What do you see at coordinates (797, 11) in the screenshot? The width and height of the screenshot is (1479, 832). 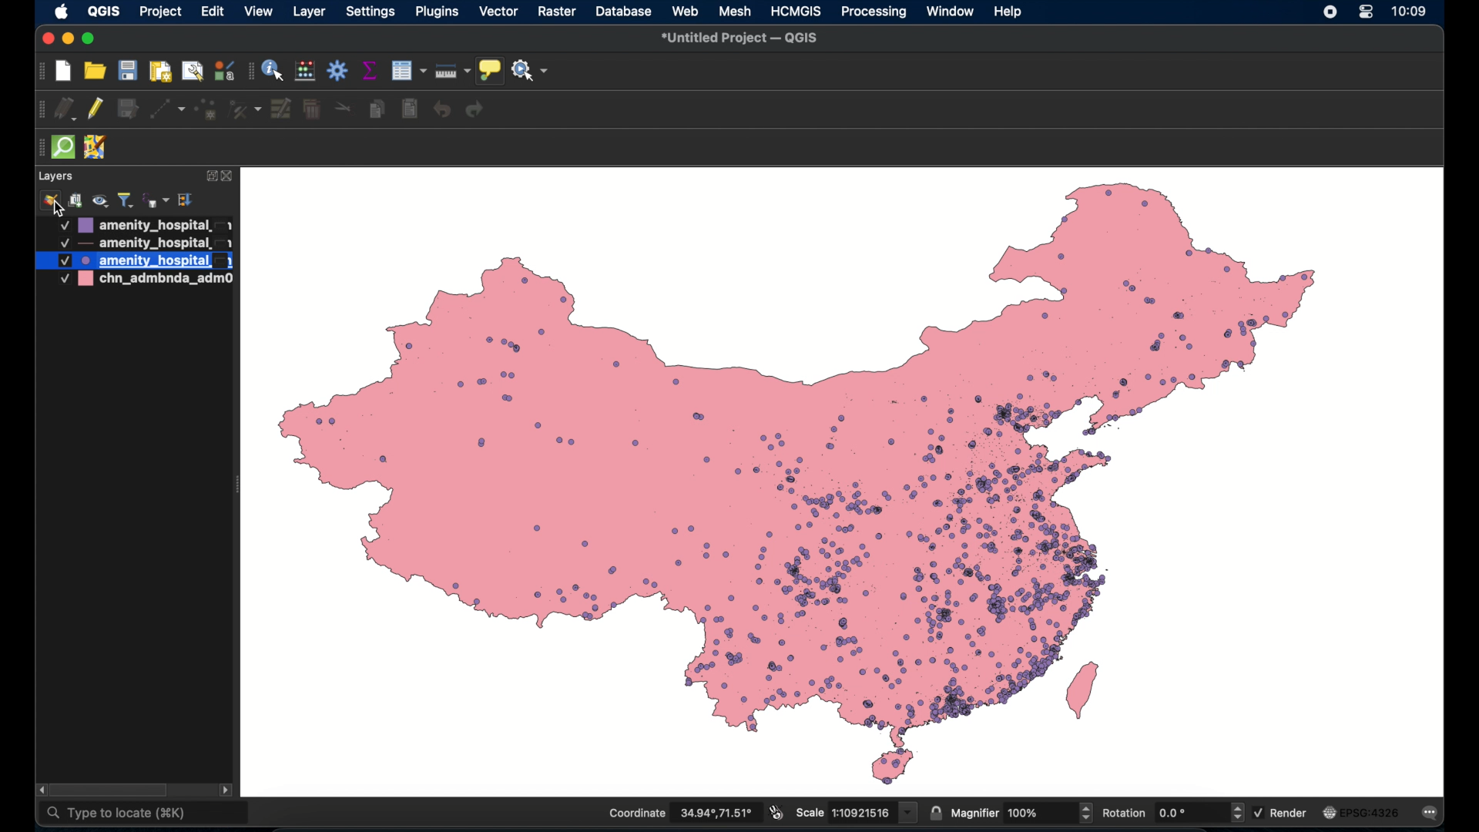 I see `HCMGIS` at bounding box center [797, 11].